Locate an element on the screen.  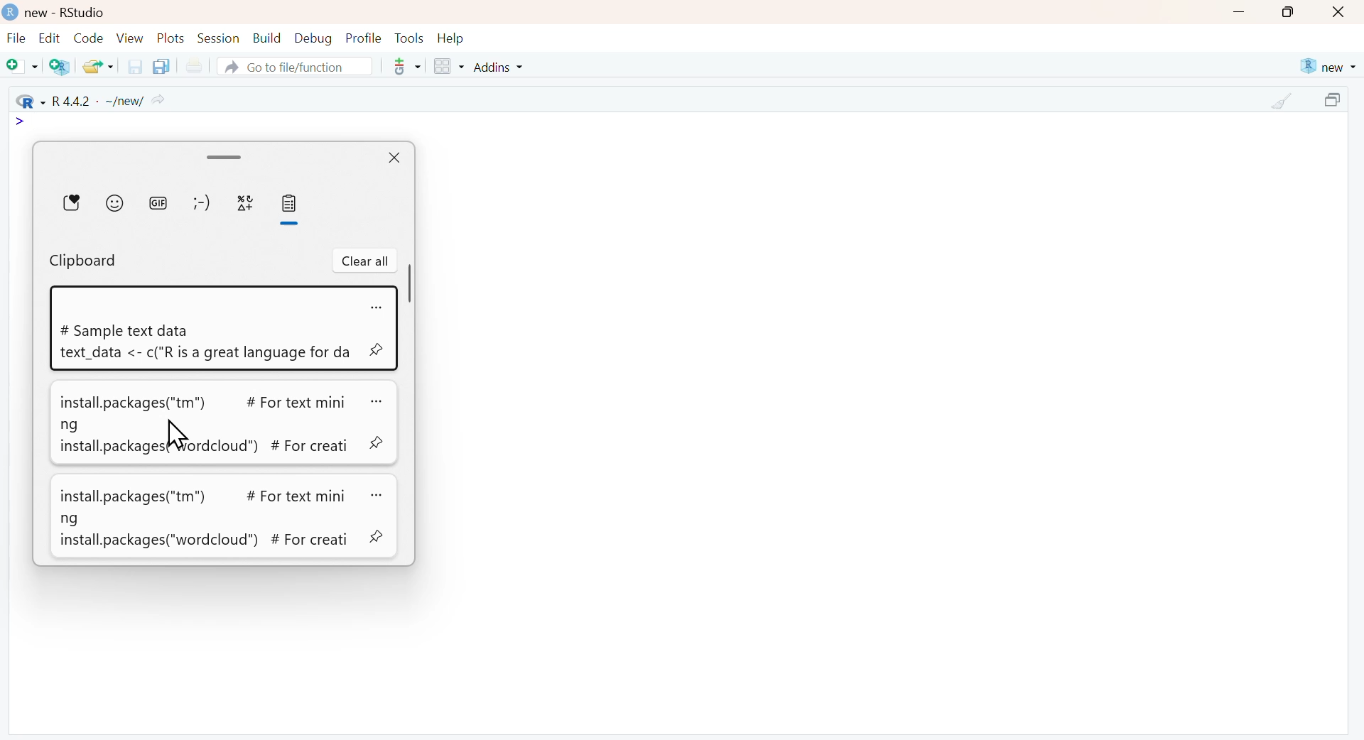
Addins is located at coordinates (499, 67).